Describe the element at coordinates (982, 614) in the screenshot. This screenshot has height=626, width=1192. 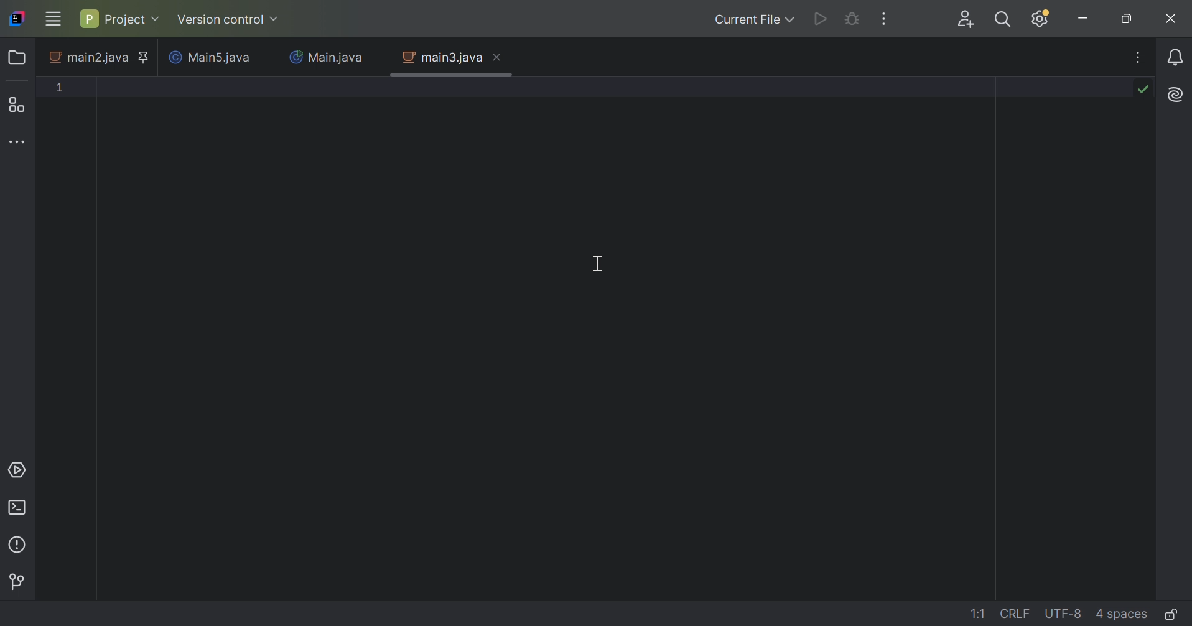
I see `go to line` at that location.